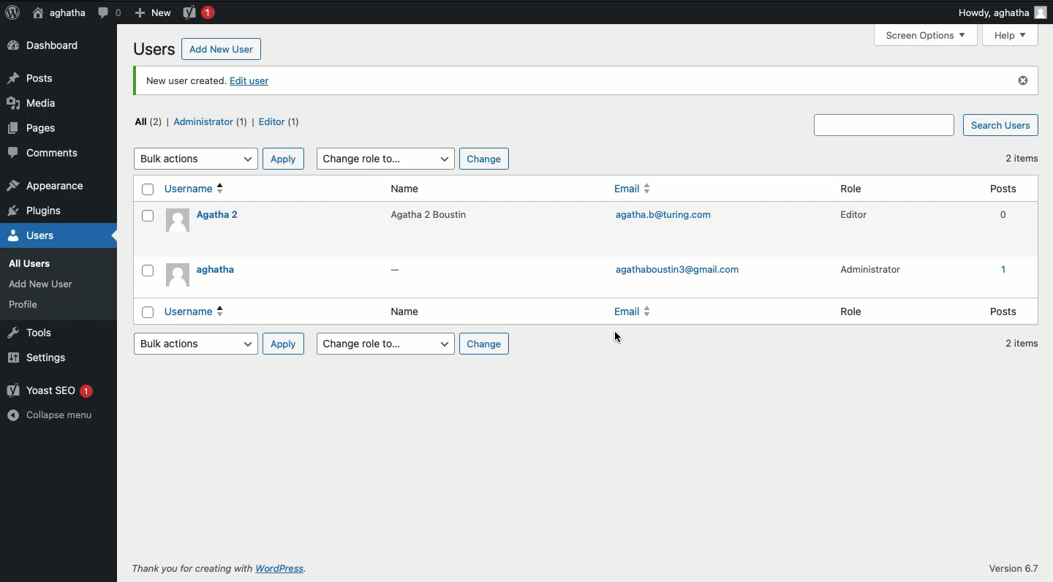  What do you see at coordinates (484, 344) in the screenshot?
I see `Change` at bounding box center [484, 344].